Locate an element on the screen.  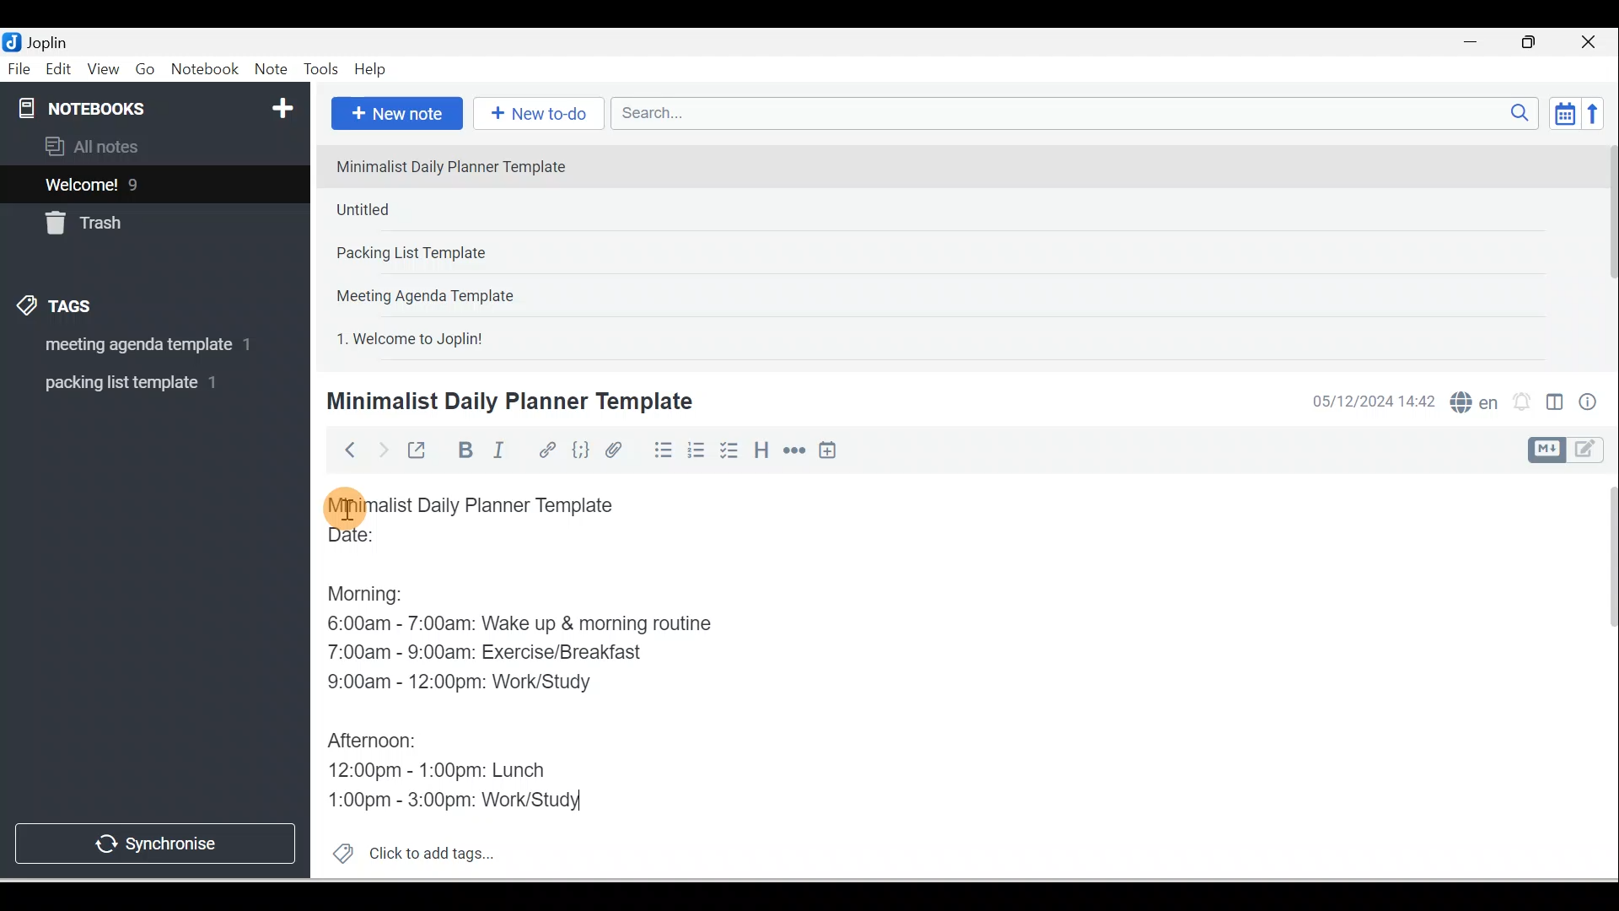
Synchronise is located at coordinates (153, 840).